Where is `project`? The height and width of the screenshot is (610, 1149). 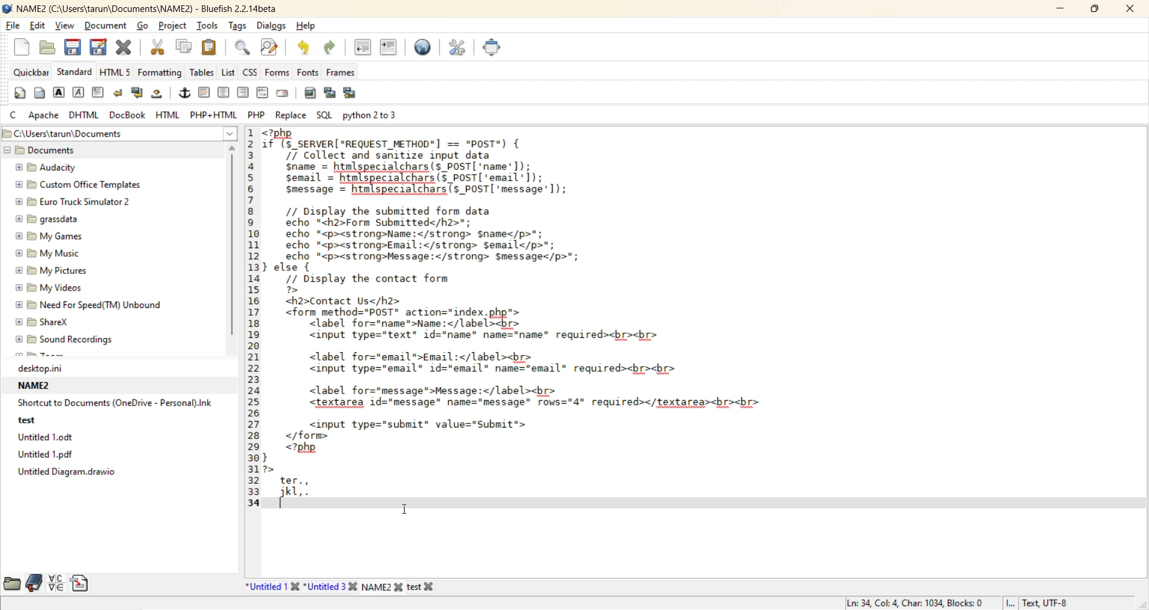 project is located at coordinates (172, 28).